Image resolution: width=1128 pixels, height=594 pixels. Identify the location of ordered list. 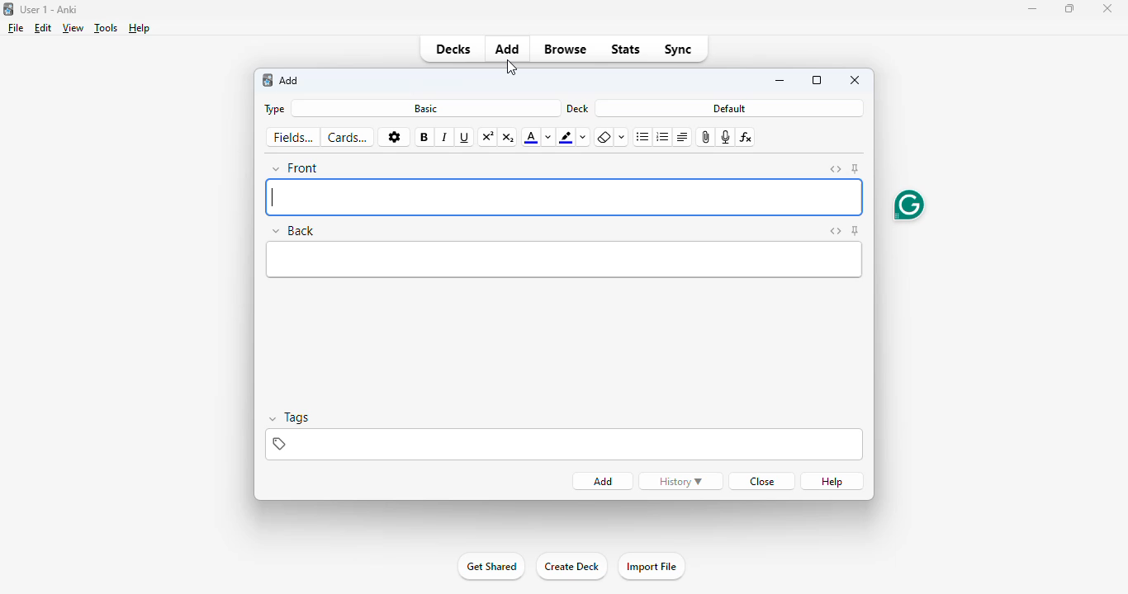
(663, 137).